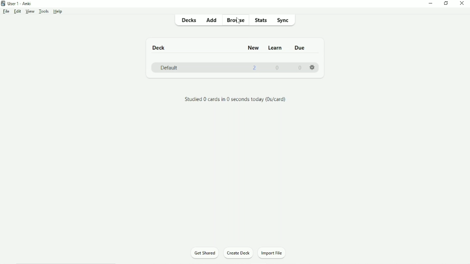 Image resolution: width=470 pixels, height=264 pixels. What do you see at coordinates (189, 21) in the screenshot?
I see `Decks` at bounding box center [189, 21].